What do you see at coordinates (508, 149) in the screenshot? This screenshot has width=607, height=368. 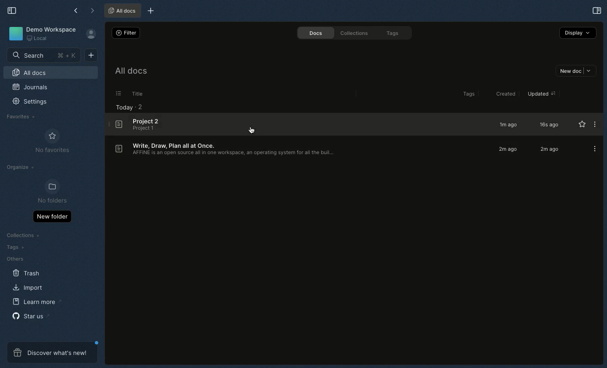 I see `2m ago` at bounding box center [508, 149].